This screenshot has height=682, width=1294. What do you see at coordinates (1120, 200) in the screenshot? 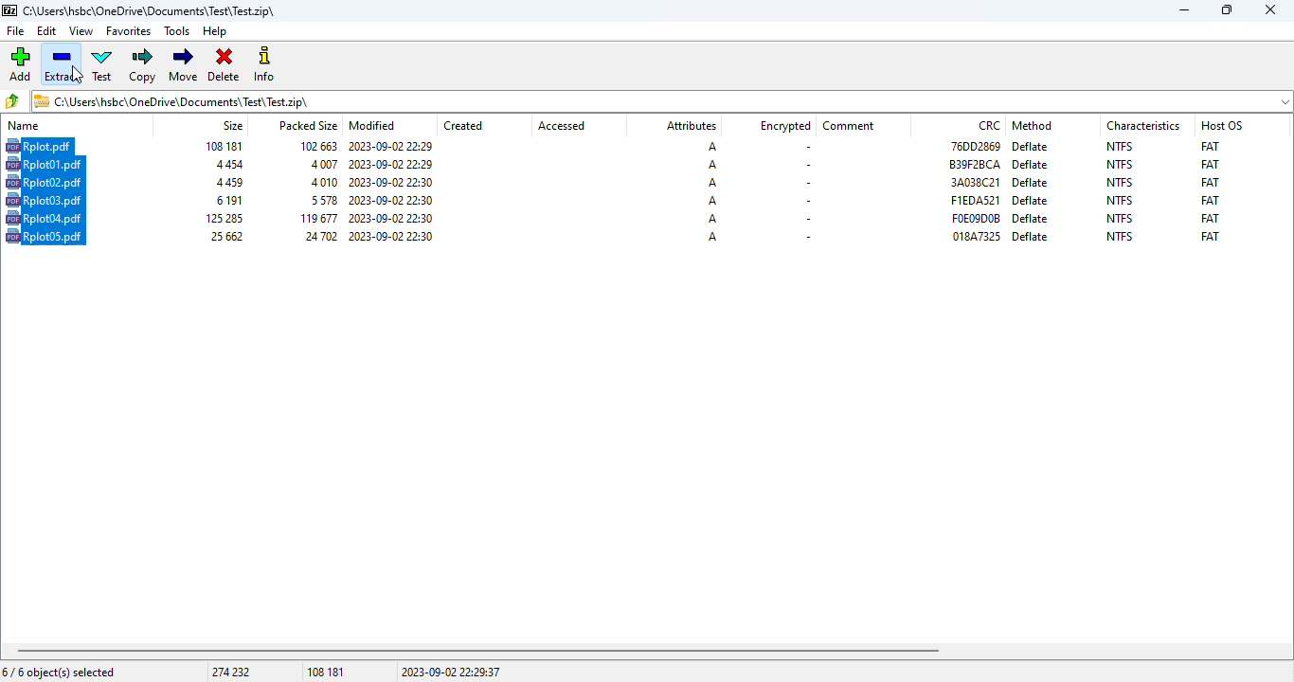
I see `NTFS` at bounding box center [1120, 200].